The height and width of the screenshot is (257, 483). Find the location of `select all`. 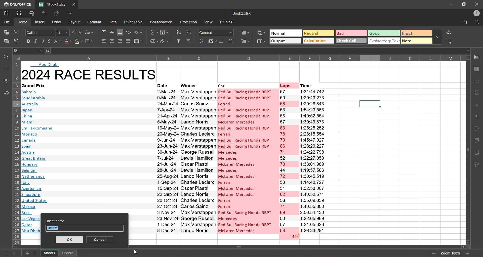

select all is located at coordinates (449, 41).